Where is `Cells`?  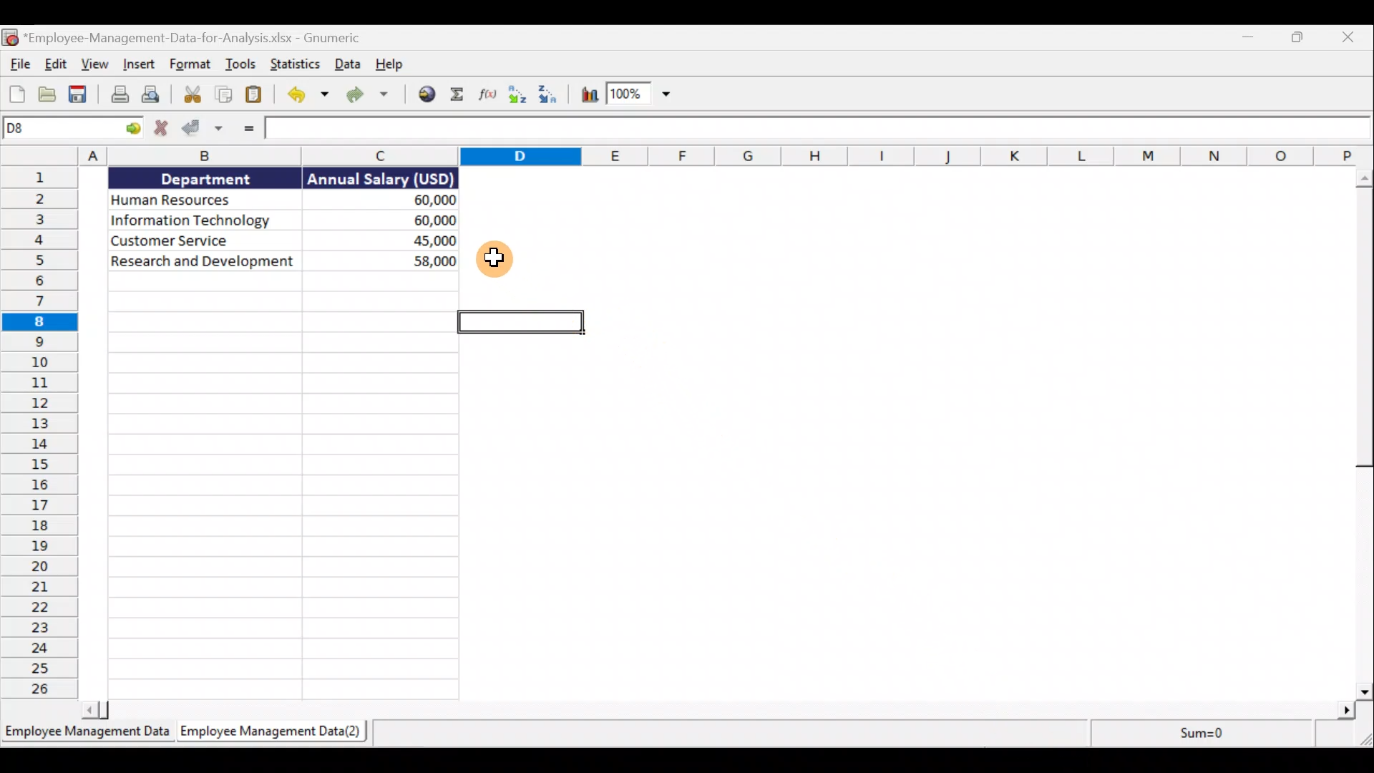 Cells is located at coordinates (281, 487).